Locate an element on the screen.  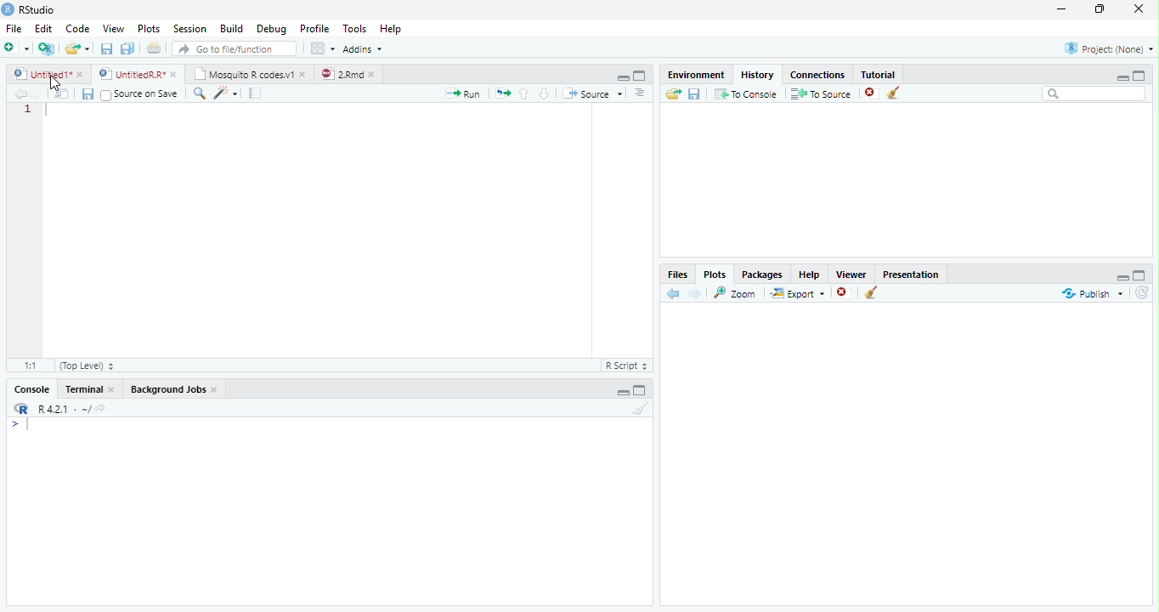
publish is located at coordinates (1092, 293).